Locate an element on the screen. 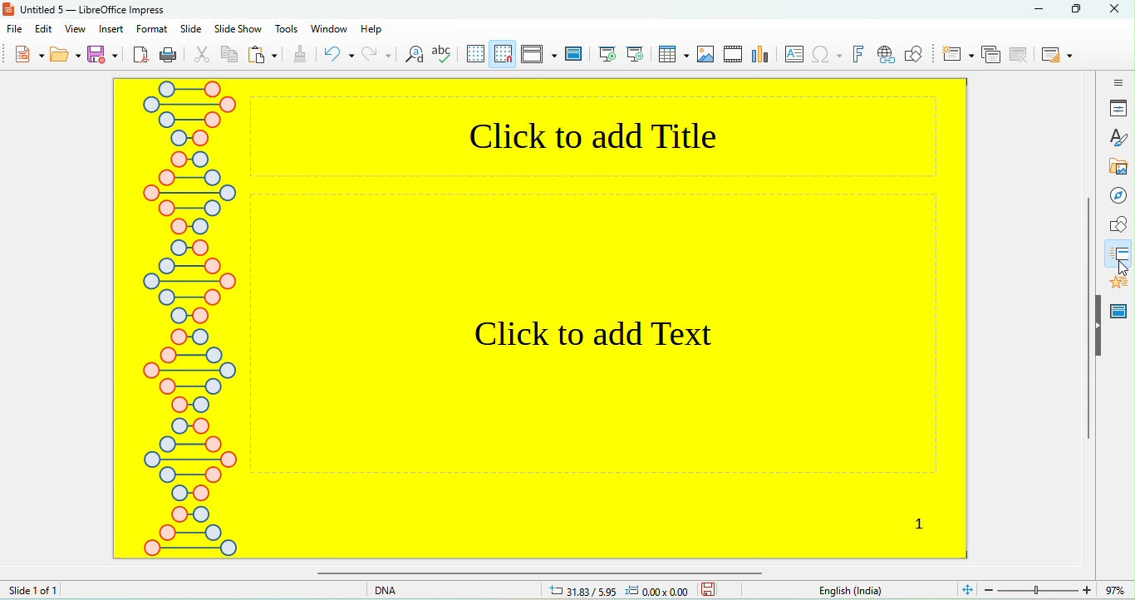 The image size is (1135, 600). save is located at coordinates (105, 54).